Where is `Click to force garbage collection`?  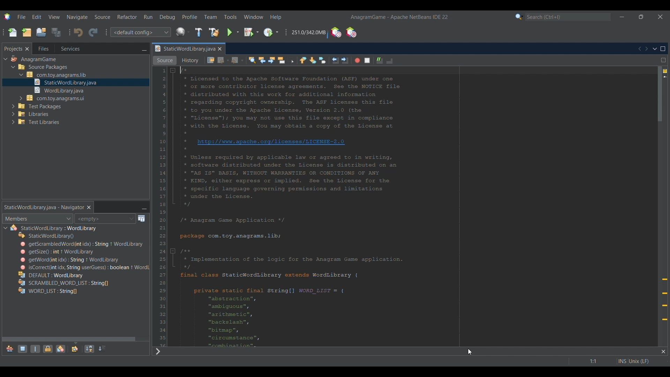
Click to force garbage collection is located at coordinates (308, 32).